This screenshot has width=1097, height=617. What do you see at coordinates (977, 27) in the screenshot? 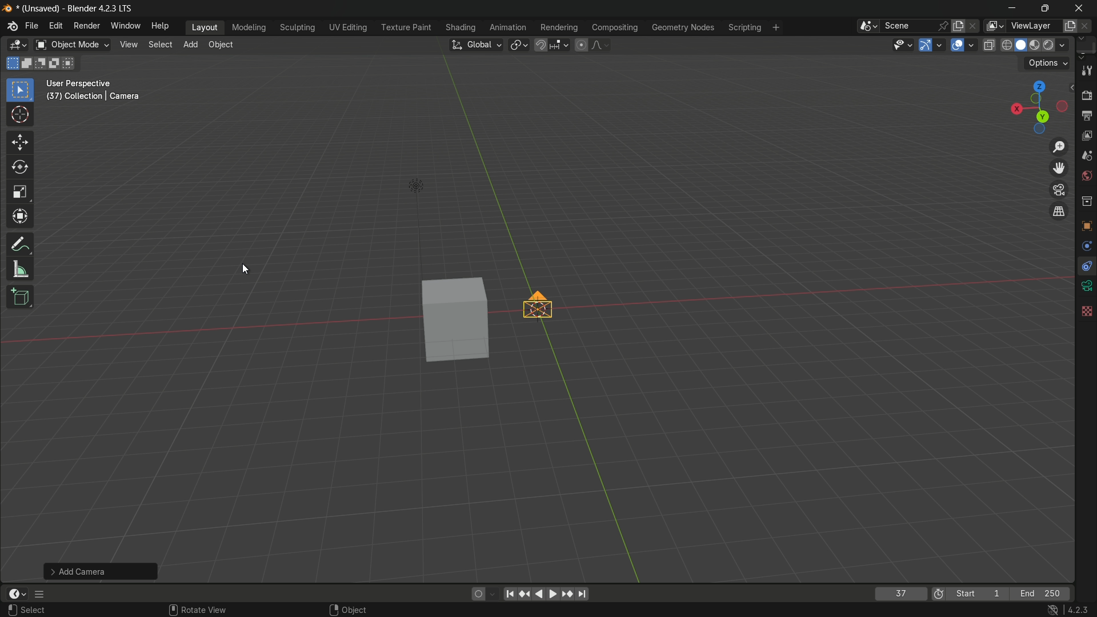
I see `delete scene` at bounding box center [977, 27].